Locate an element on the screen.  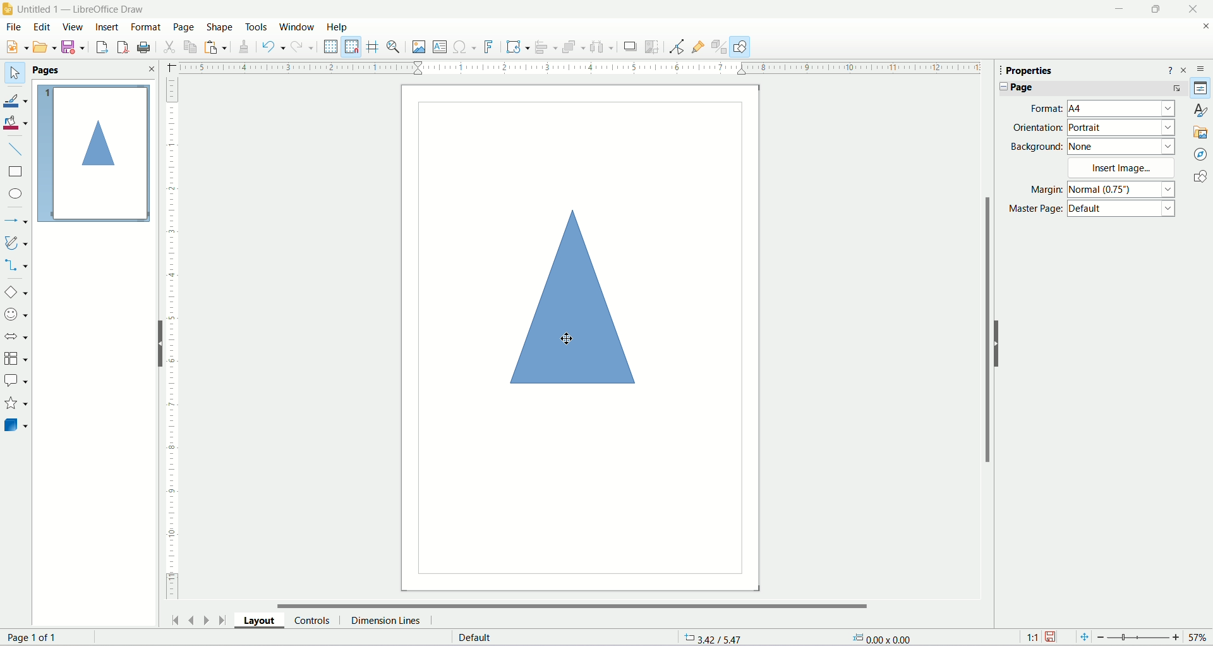
Transformations is located at coordinates (518, 47).